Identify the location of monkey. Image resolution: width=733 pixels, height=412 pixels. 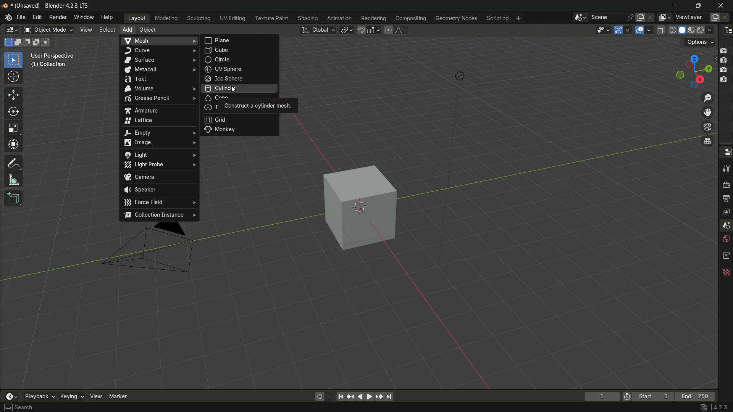
(241, 130).